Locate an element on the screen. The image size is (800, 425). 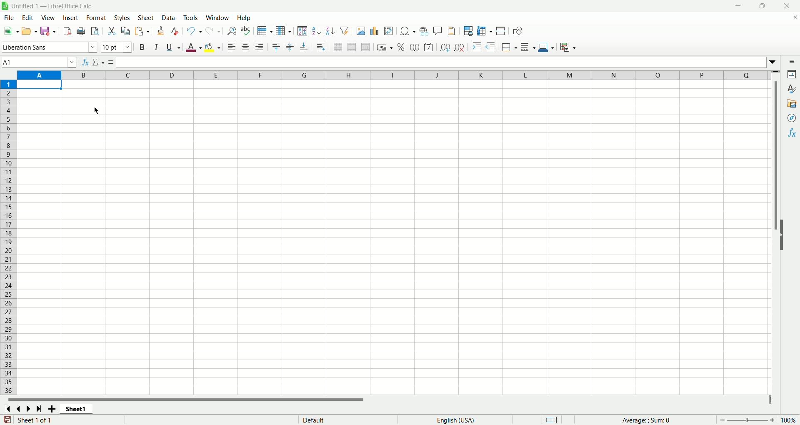
column names is located at coordinates (396, 75).